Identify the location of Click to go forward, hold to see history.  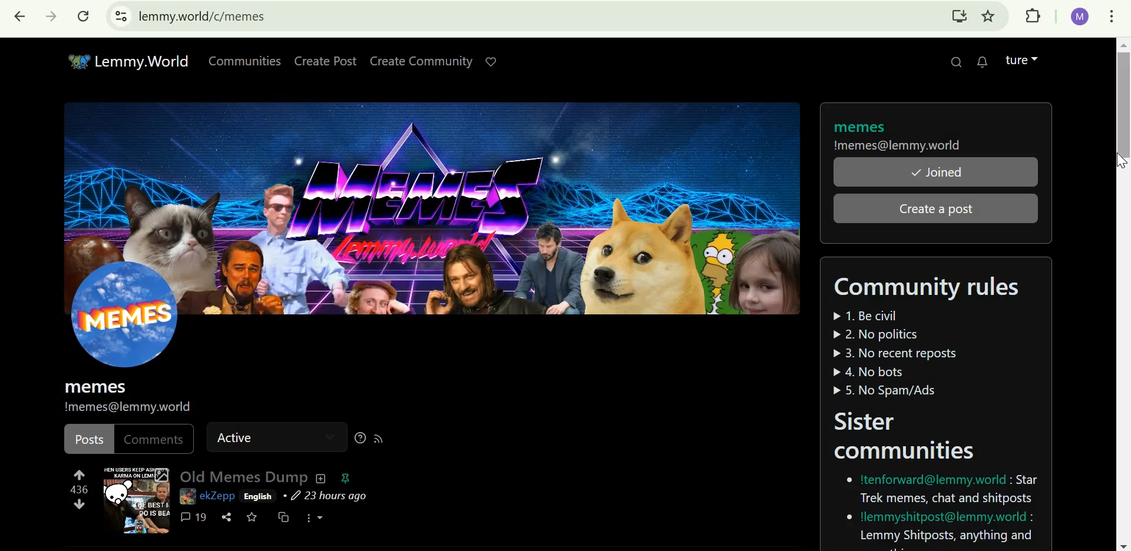
(51, 18).